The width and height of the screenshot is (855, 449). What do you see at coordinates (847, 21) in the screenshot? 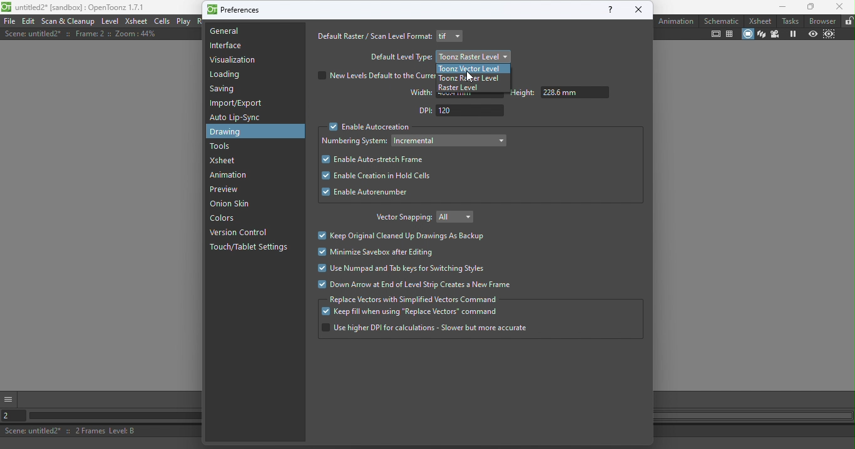
I see `Lock rooms tab` at bounding box center [847, 21].